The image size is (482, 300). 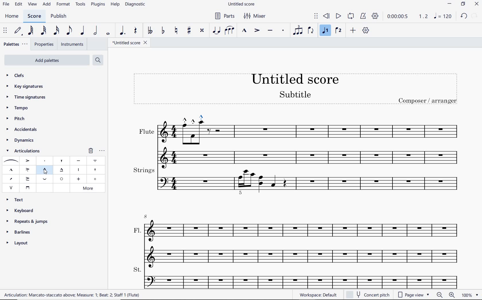 What do you see at coordinates (18, 4) in the screenshot?
I see `edit` at bounding box center [18, 4].